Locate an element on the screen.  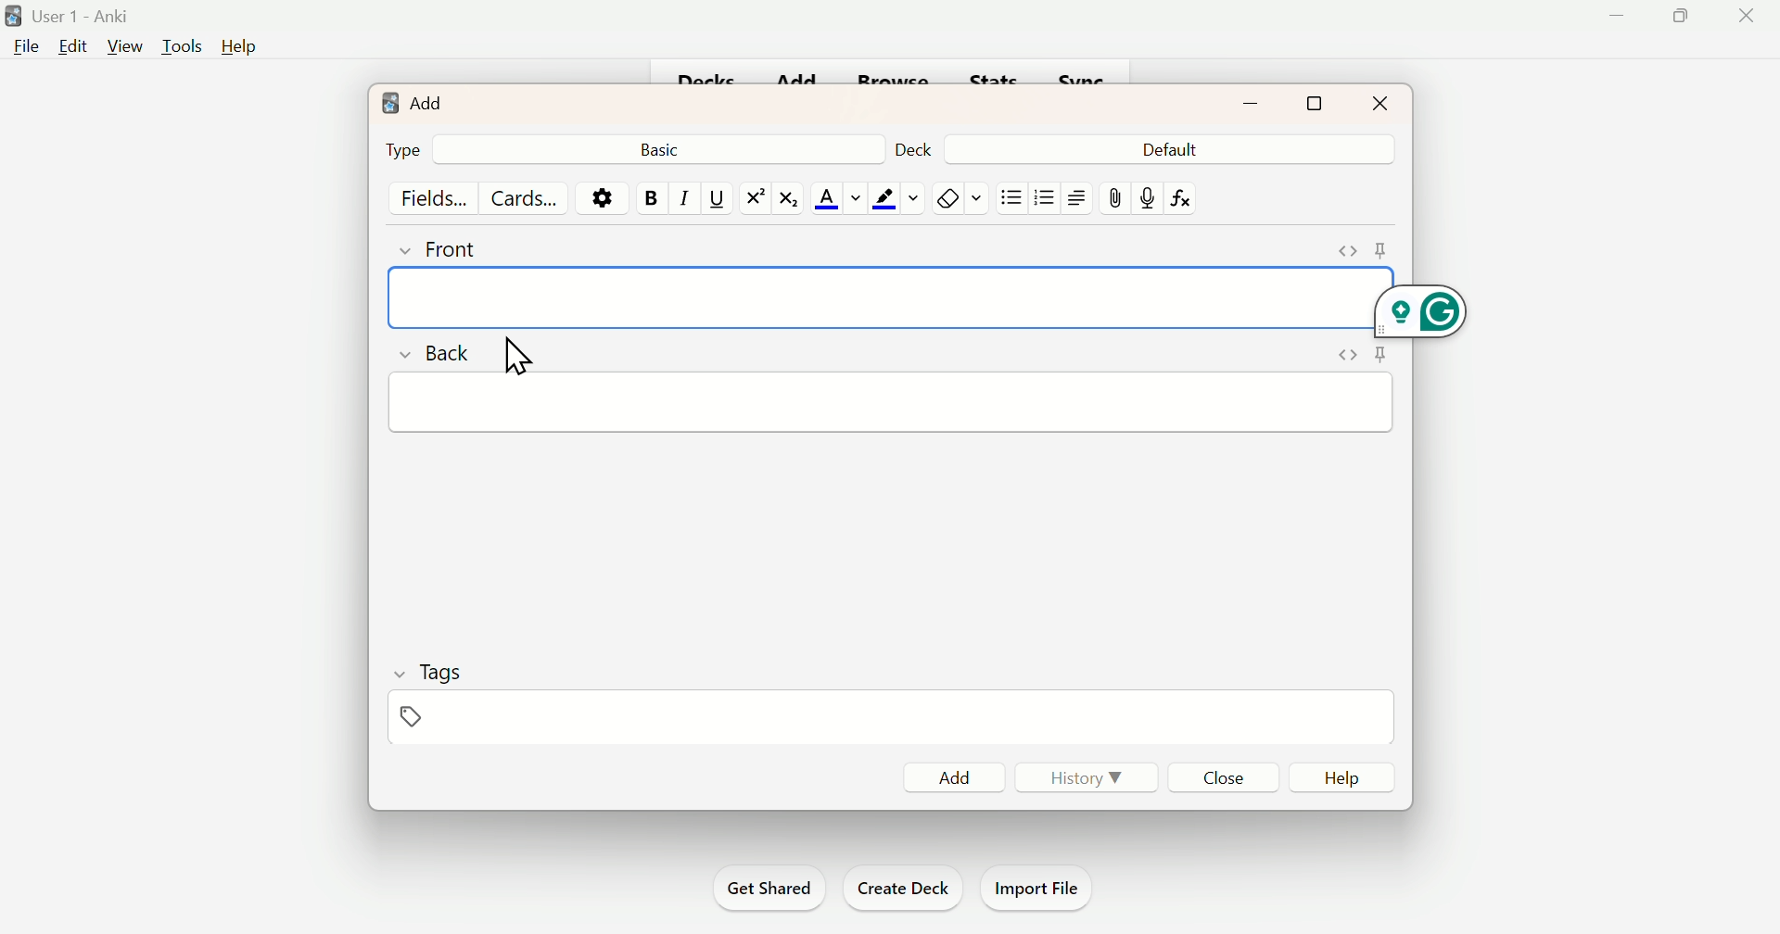
Bullets is located at coordinates (1013, 196).